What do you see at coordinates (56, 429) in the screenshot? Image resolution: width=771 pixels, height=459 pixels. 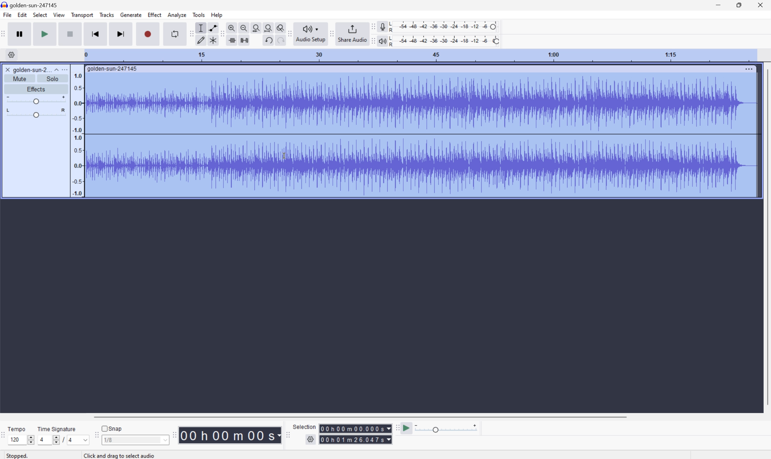 I see `Time signature` at bounding box center [56, 429].